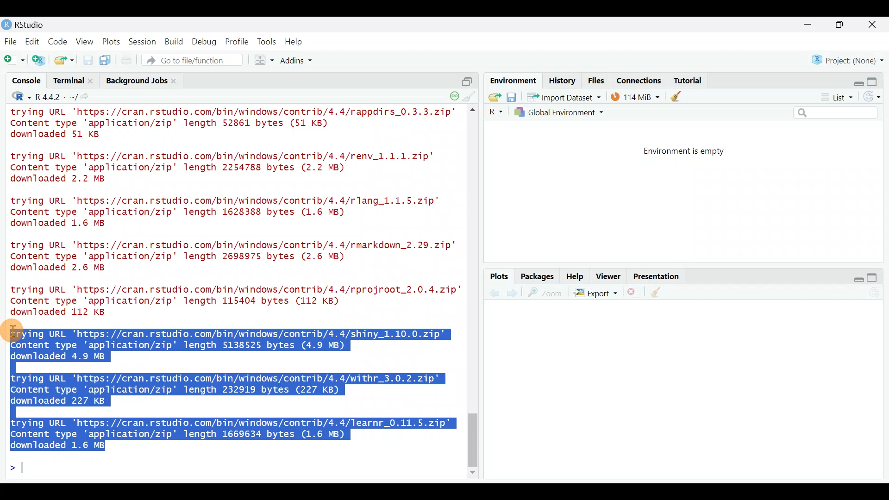 The height and width of the screenshot is (500, 889). What do you see at coordinates (68, 82) in the screenshot?
I see `Terminal` at bounding box center [68, 82].